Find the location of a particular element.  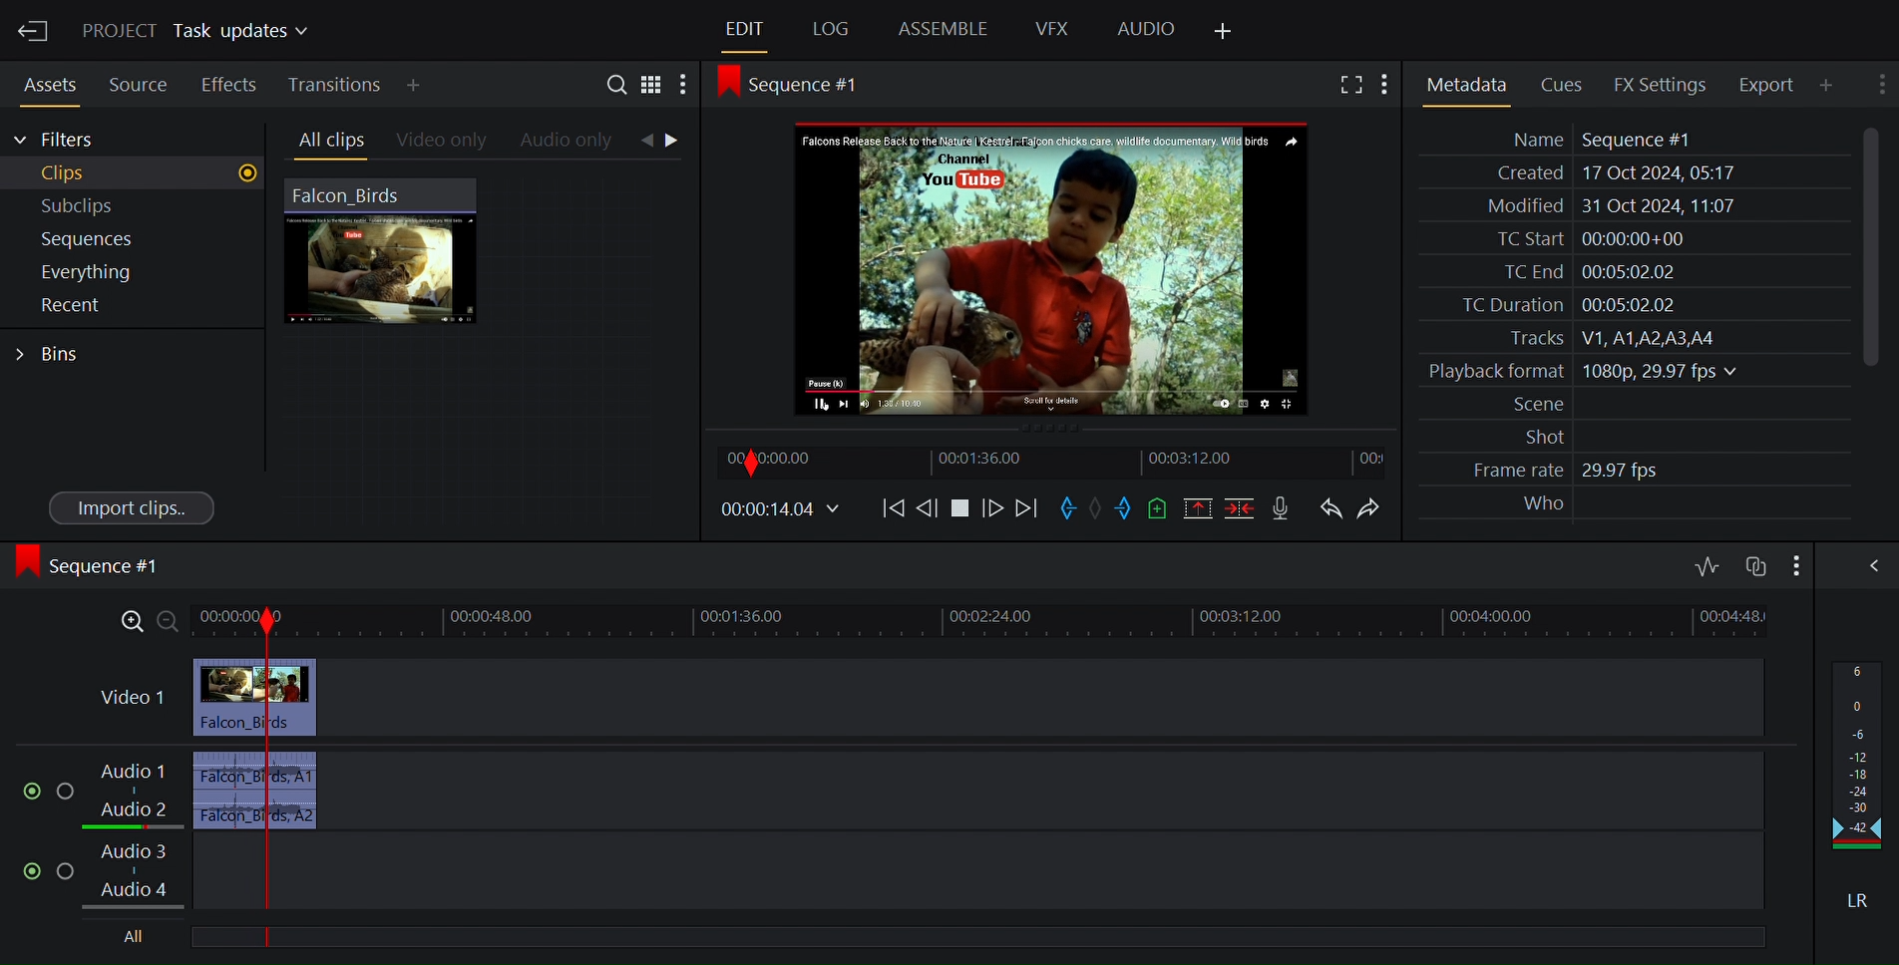

Exit Current Project is located at coordinates (34, 32).